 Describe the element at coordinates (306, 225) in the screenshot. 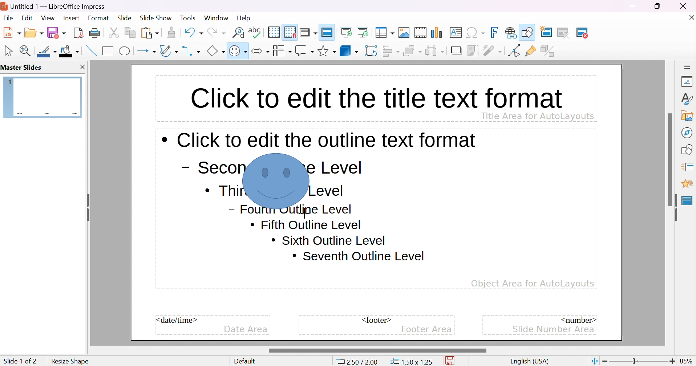

I see `sixth outline level` at that location.